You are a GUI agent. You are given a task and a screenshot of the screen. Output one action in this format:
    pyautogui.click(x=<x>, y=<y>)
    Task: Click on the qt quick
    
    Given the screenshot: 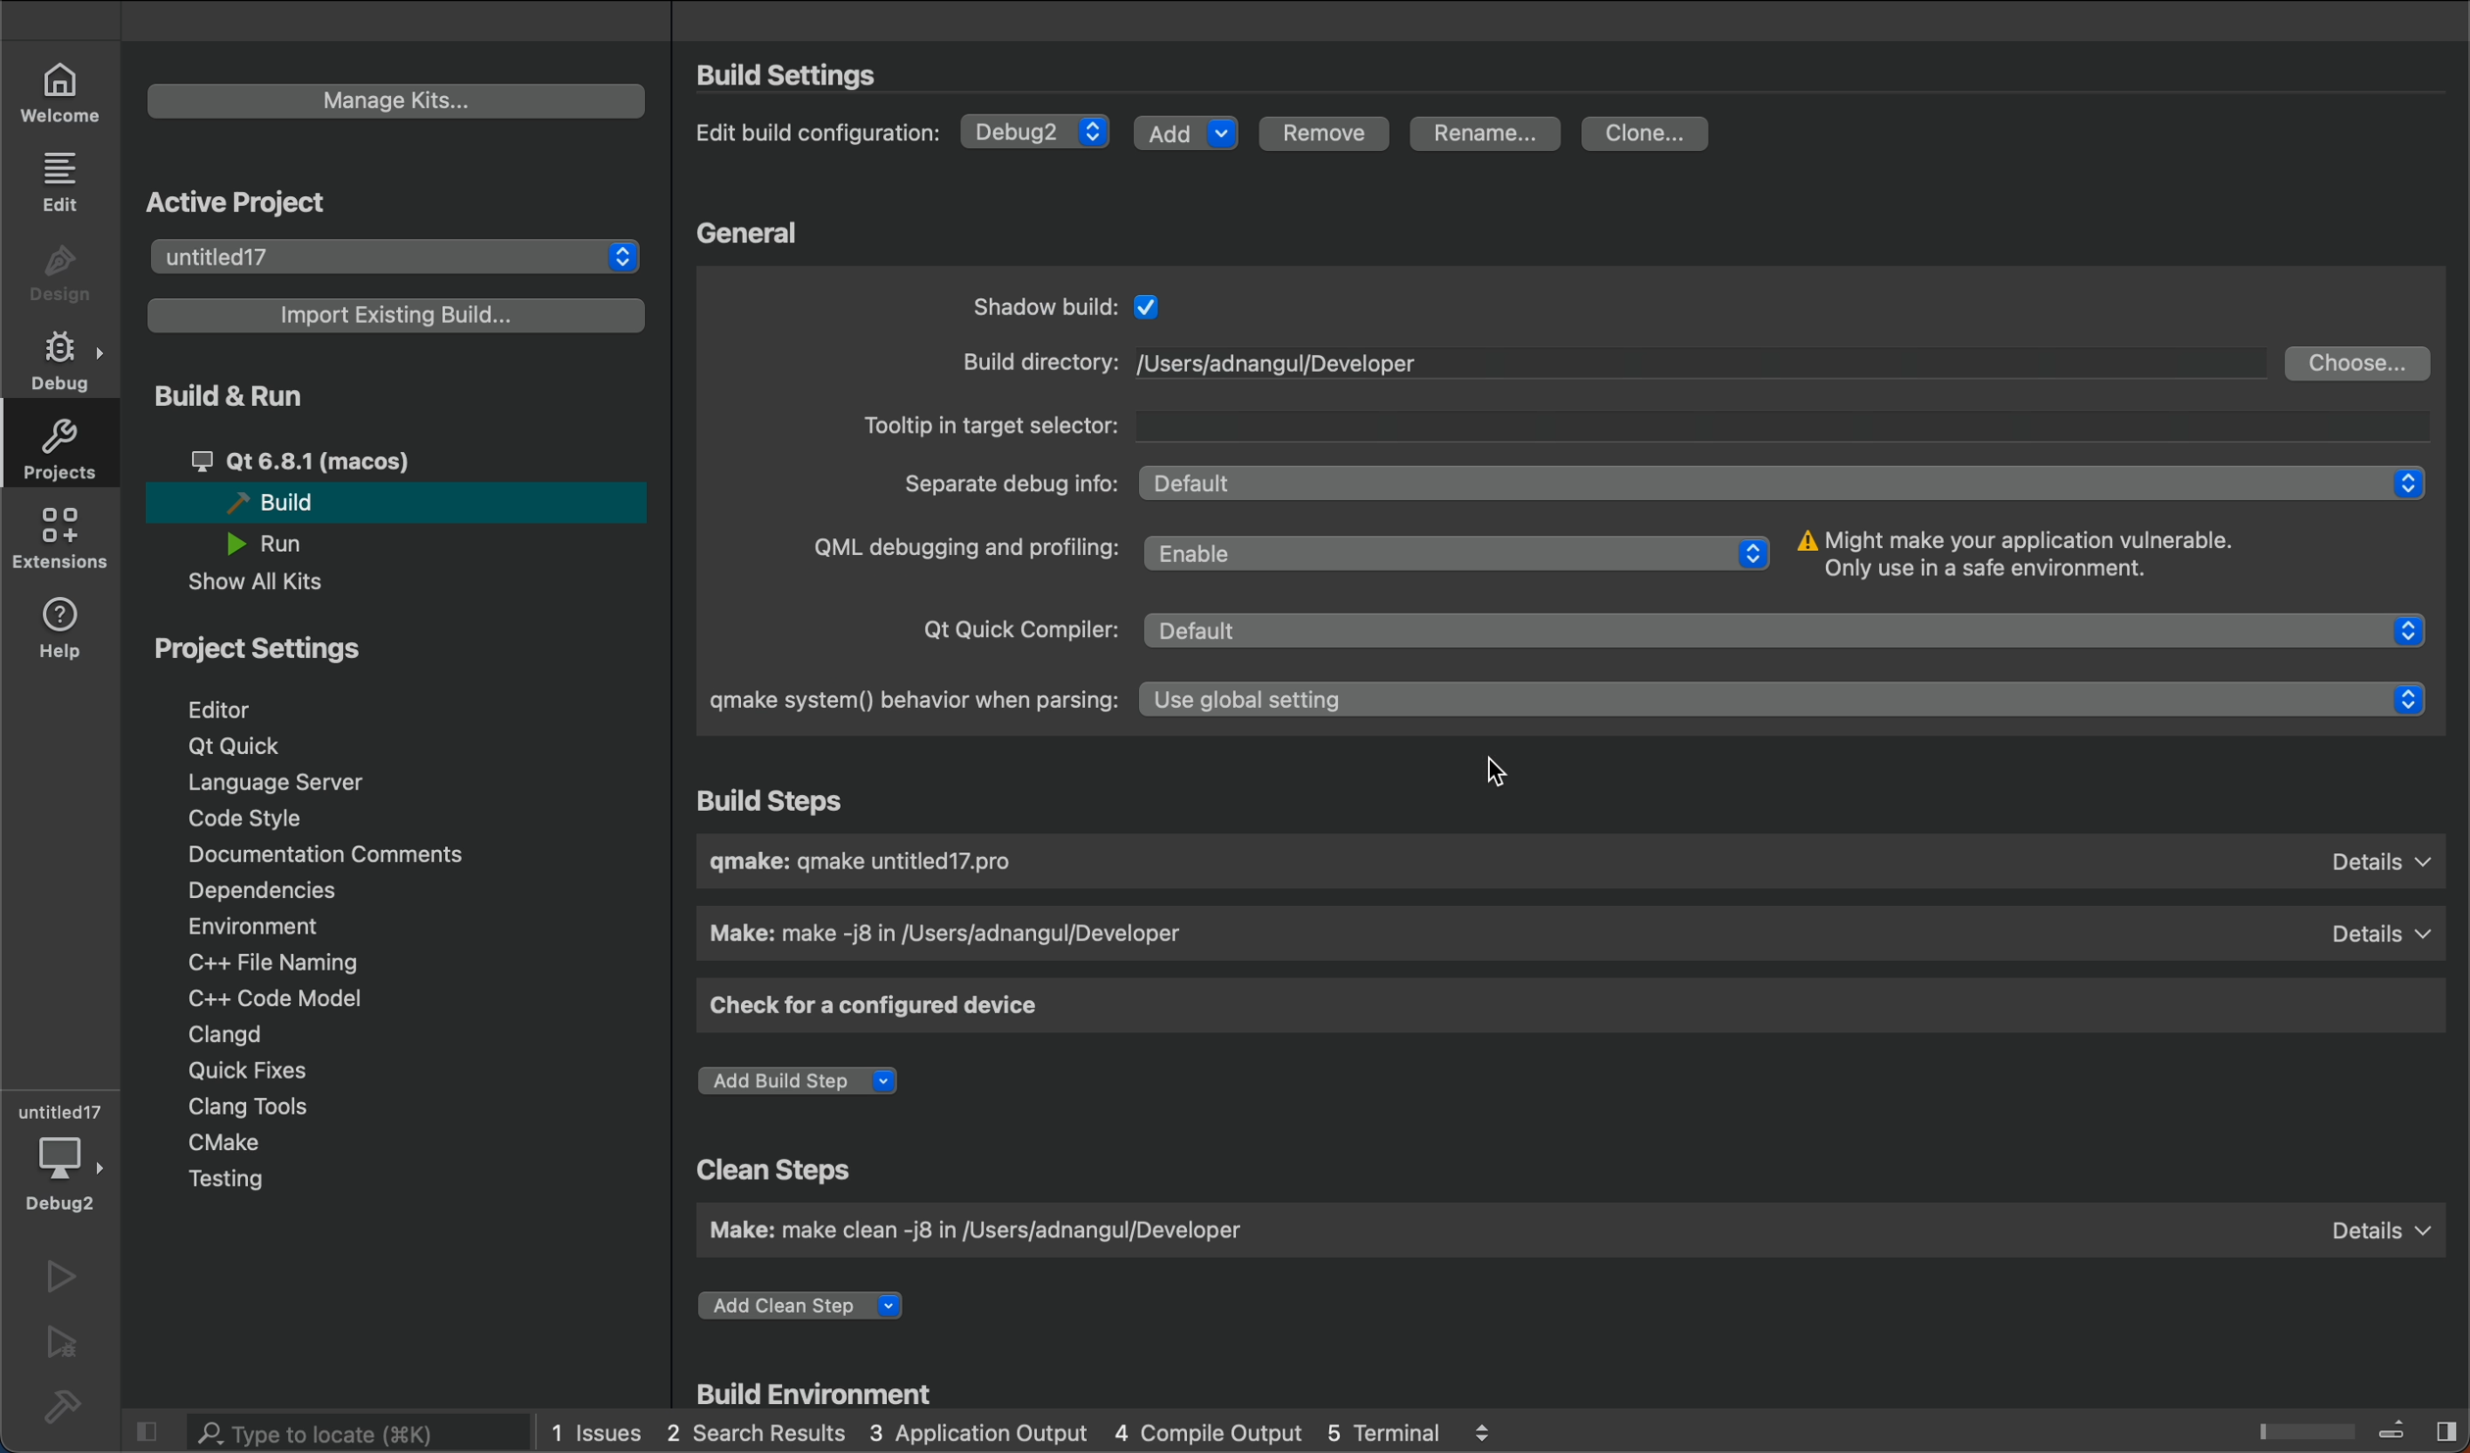 What is the action you would take?
    pyautogui.click(x=238, y=748)
    